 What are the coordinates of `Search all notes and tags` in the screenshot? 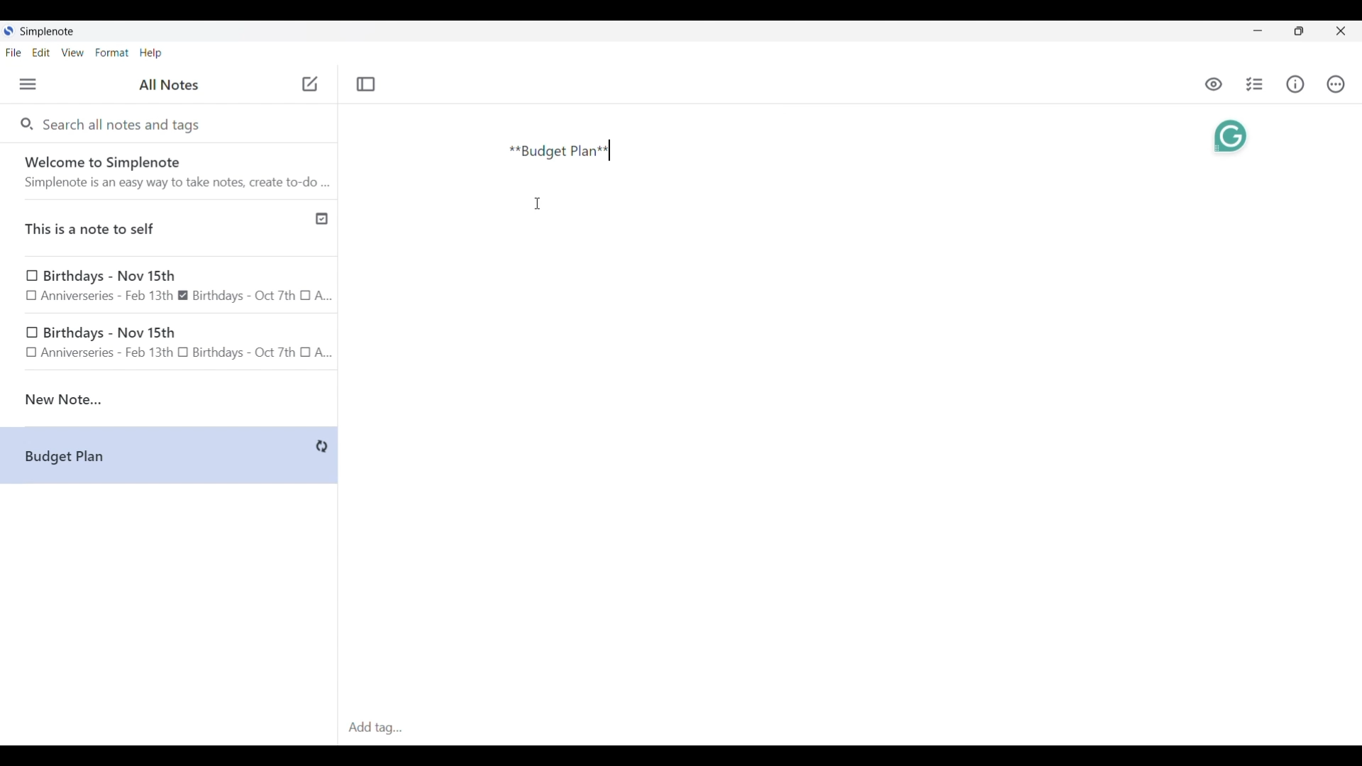 It's located at (125, 123).